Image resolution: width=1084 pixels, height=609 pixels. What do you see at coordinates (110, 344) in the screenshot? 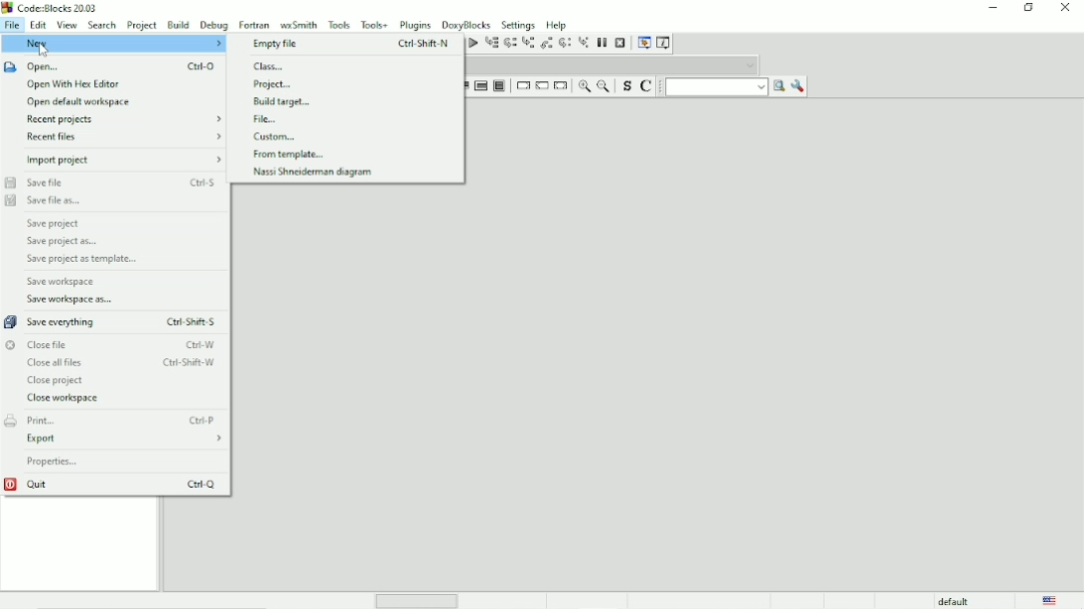
I see `Close file` at bounding box center [110, 344].